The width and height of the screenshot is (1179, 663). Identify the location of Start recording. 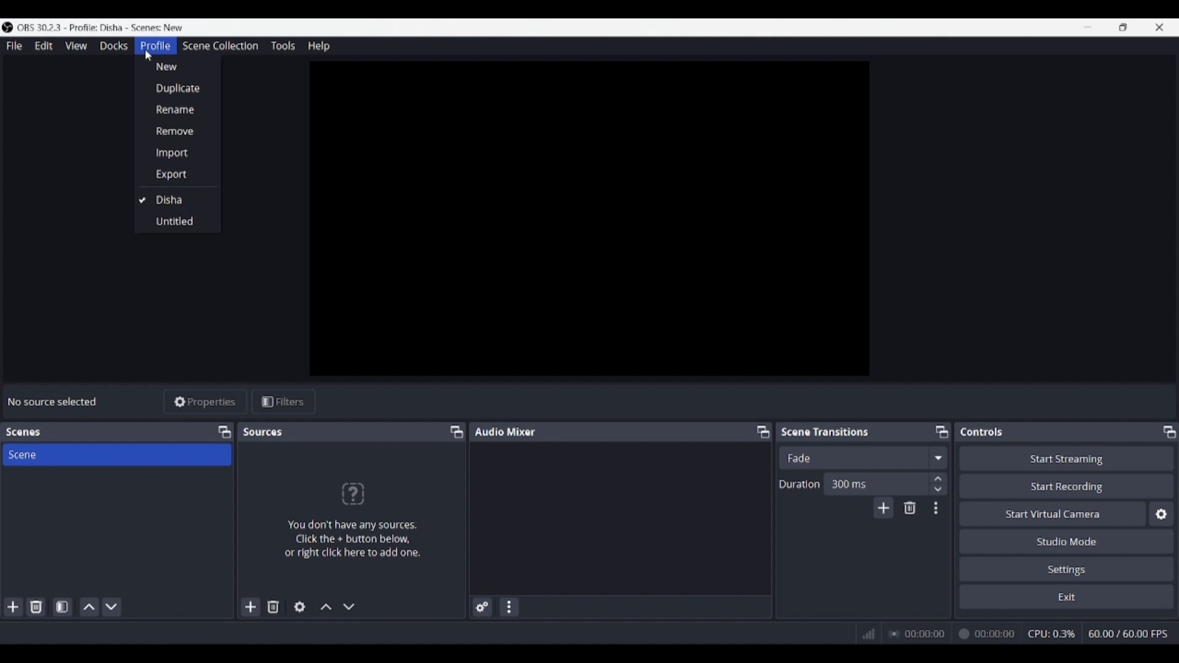
(1067, 486).